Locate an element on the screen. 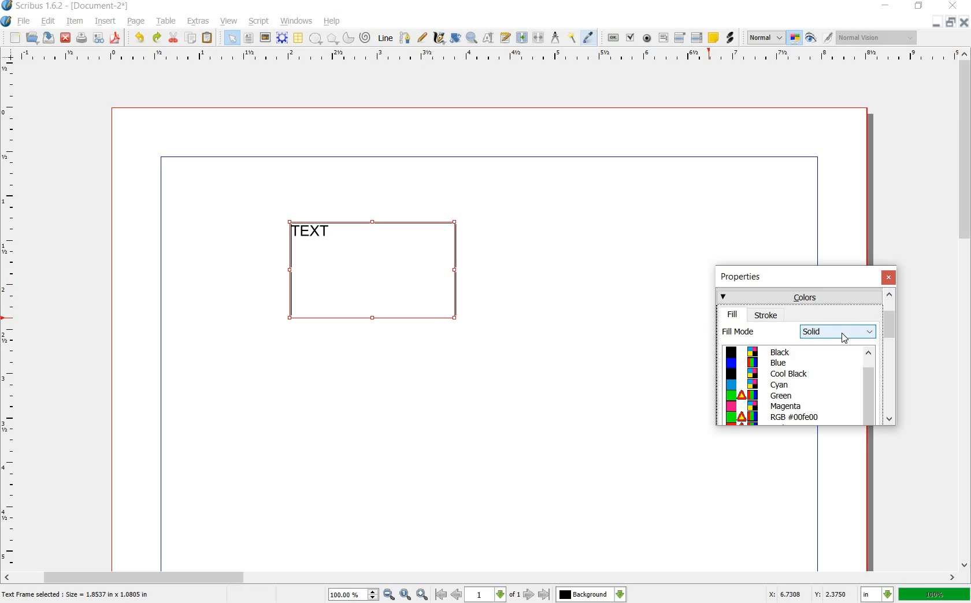 This screenshot has width=971, height=603. restore is located at coordinates (919, 8).